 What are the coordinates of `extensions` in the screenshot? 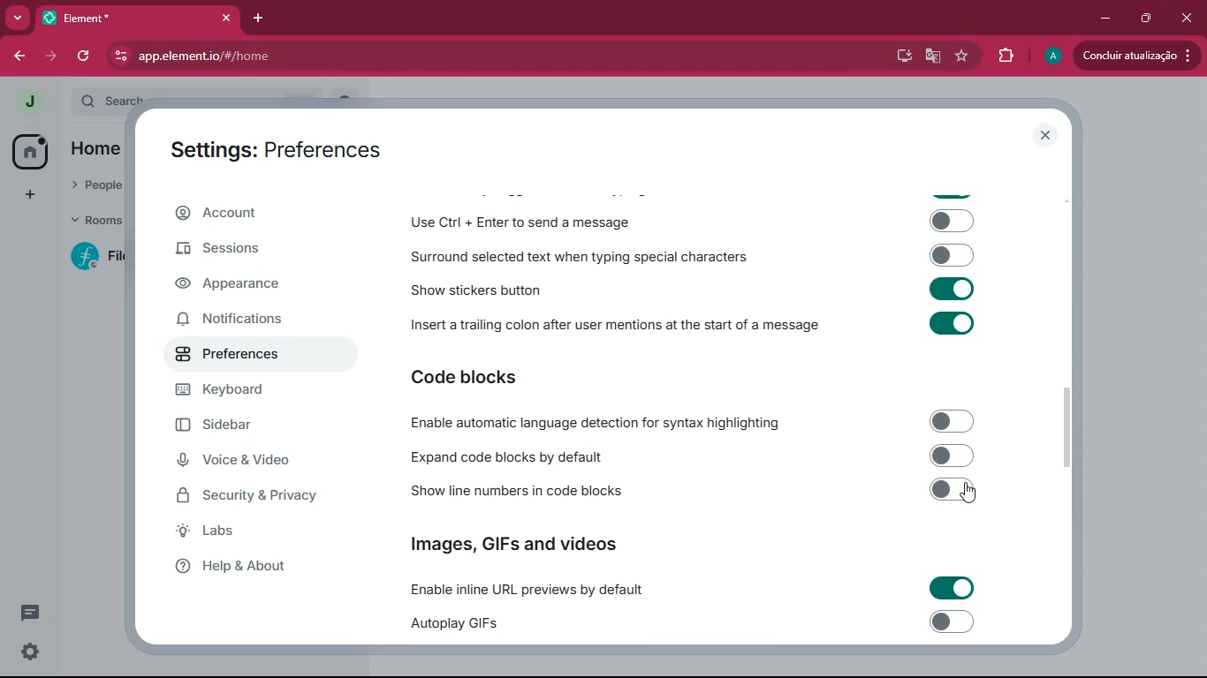 It's located at (1007, 56).